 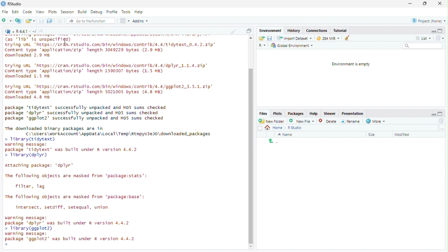 What do you see at coordinates (5, 12) in the screenshot?
I see `File` at bounding box center [5, 12].